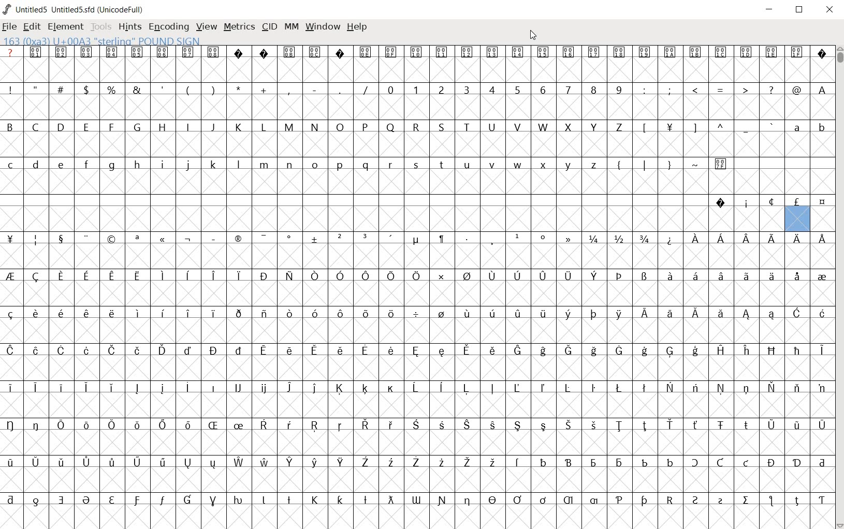 The height and width of the screenshot is (529, 844). I want to click on =, so click(721, 90).